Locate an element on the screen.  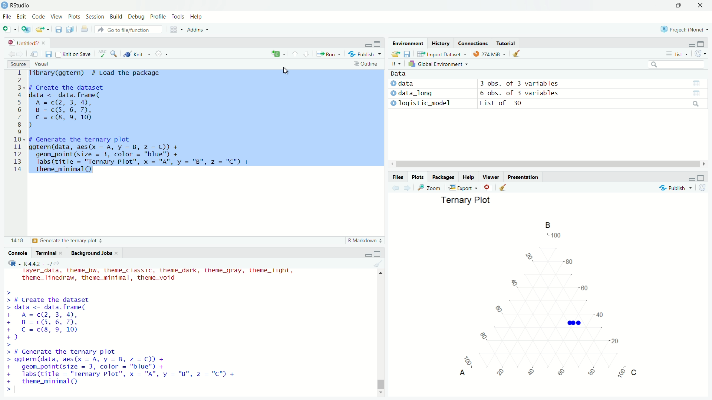
export is located at coordinates (395, 54).